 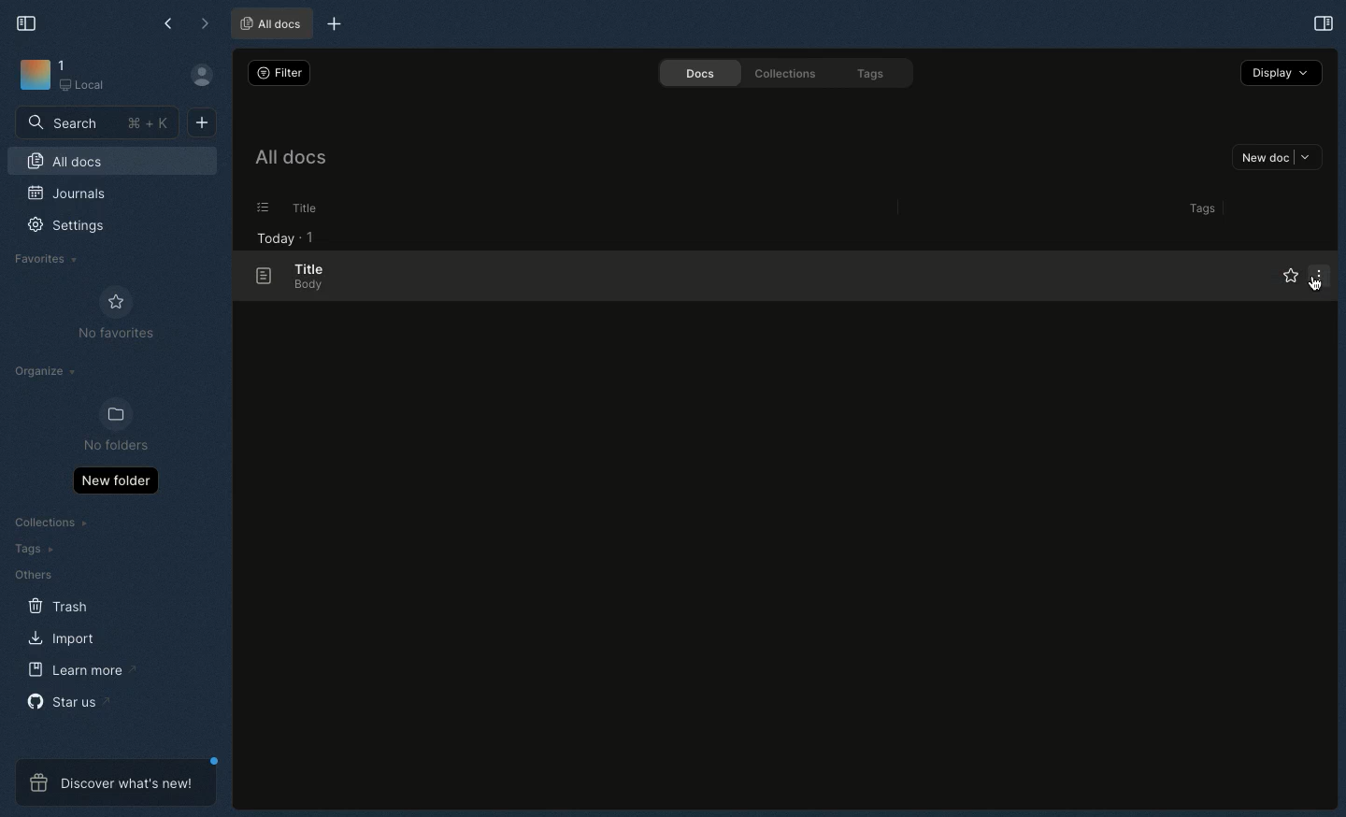 What do you see at coordinates (1316, 275) in the screenshot?
I see `Options` at bounding box center [1316, 275].